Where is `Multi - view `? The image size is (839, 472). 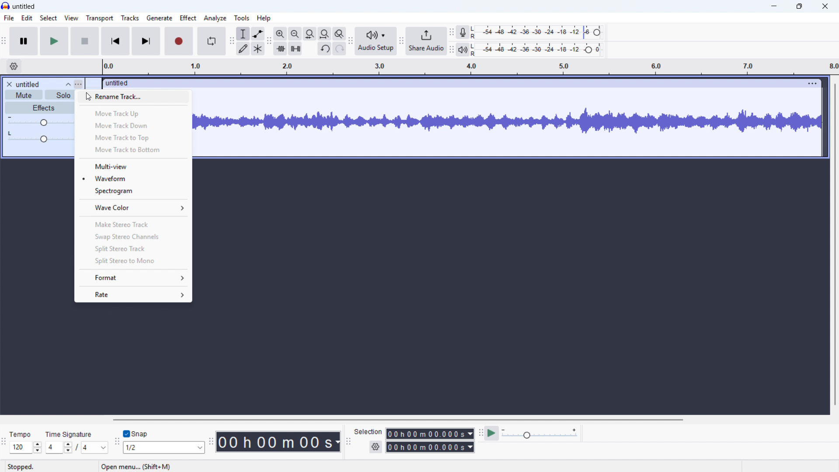
Multi - view  is located at coordinates (132, 166).